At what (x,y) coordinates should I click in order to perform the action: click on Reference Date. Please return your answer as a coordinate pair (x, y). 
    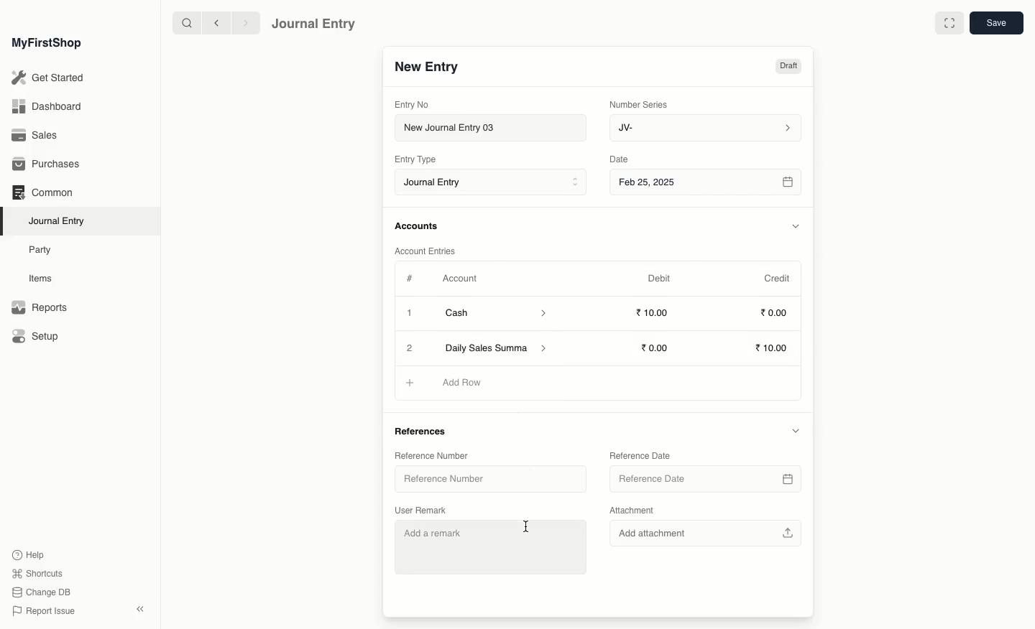
    Looking at the image, I should click on (704, 479).